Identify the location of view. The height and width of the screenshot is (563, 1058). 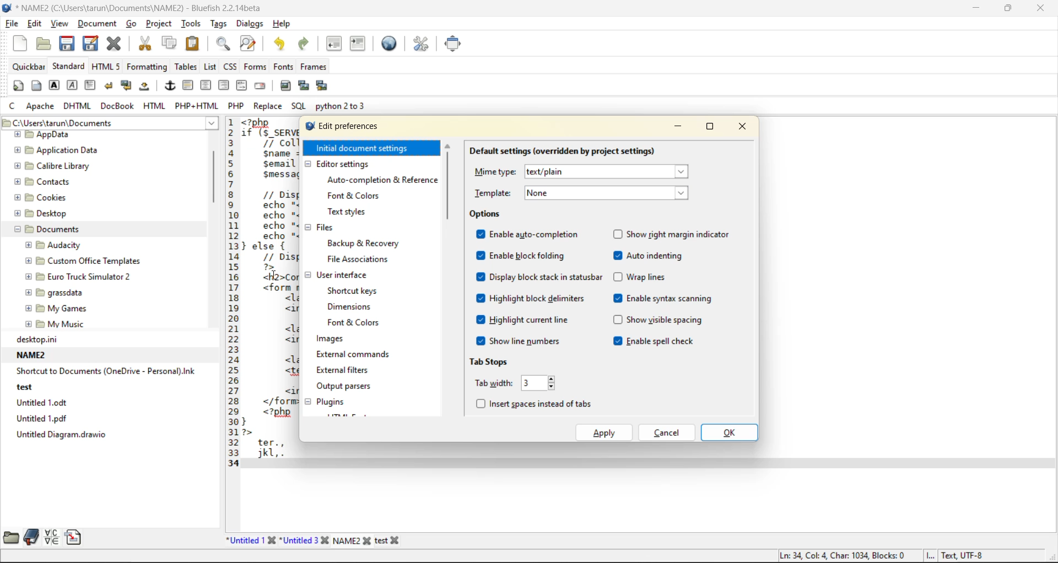
(58, 24).